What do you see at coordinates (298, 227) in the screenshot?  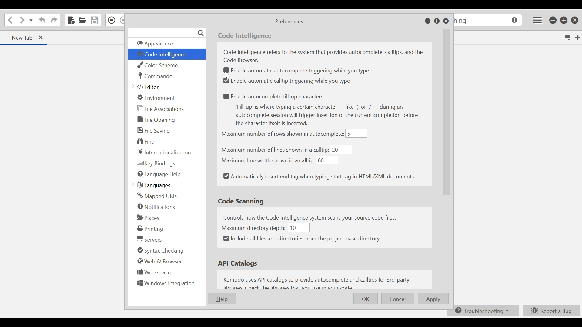 I see `10` at bounding box center [298, 227].